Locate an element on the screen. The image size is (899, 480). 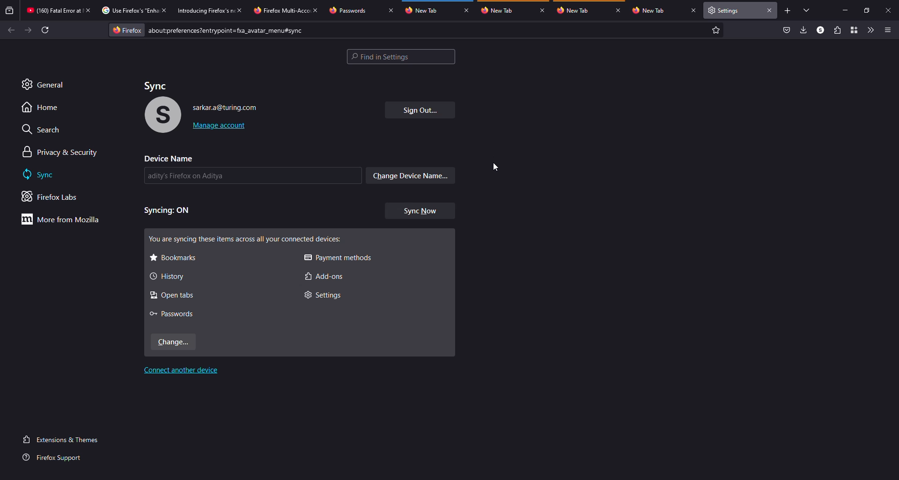
miimize is located at coordinates (846, 10).